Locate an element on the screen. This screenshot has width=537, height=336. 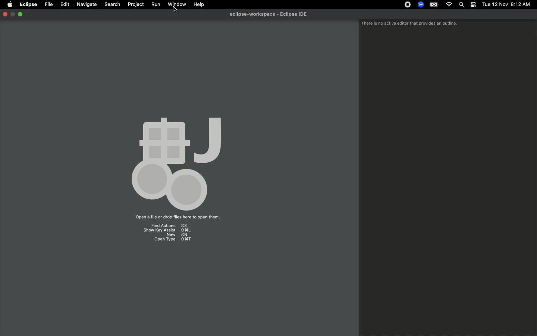
Help is located at coordinates (199, 4).